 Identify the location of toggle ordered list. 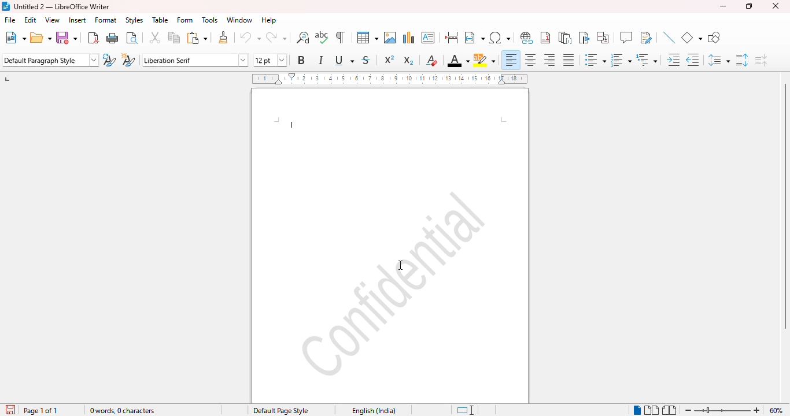
(621, 60).